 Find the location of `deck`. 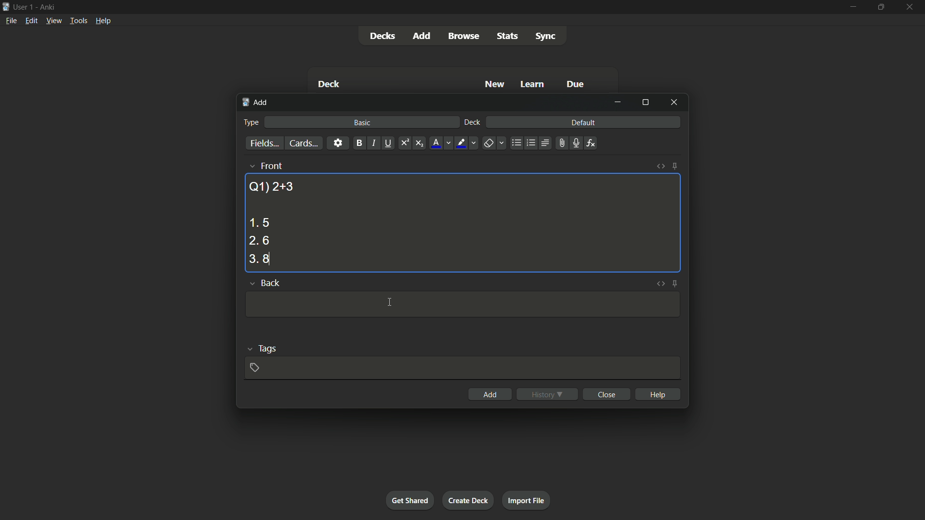

deck is located at coordinates (473, 123).